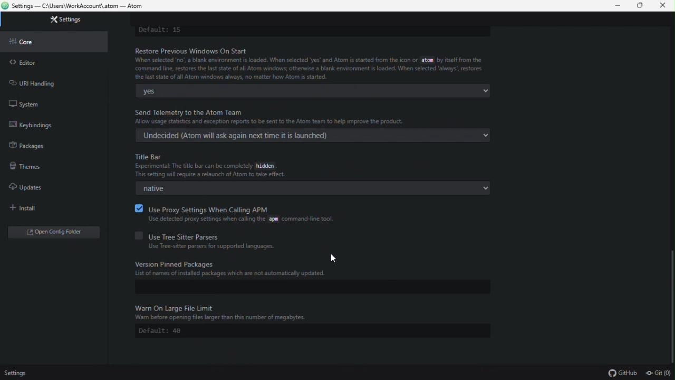 The image size is (675, 380). Describe the element at coordinates (46, 234) in the screenshot. I see `open folder` at that location.